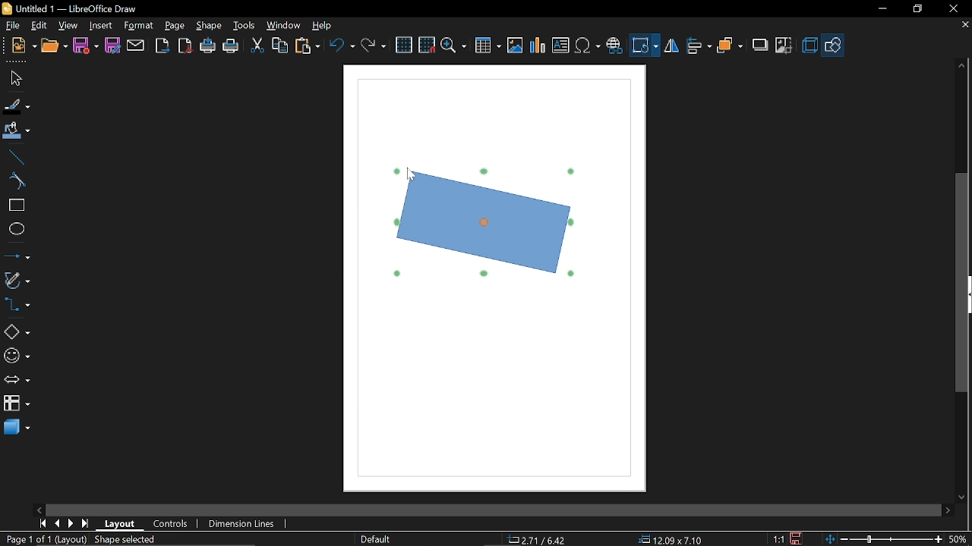  What do you see at coordinates (665, 540) in the screenshot?
I see `0.00x0.00` at bounding box center [665, 540].